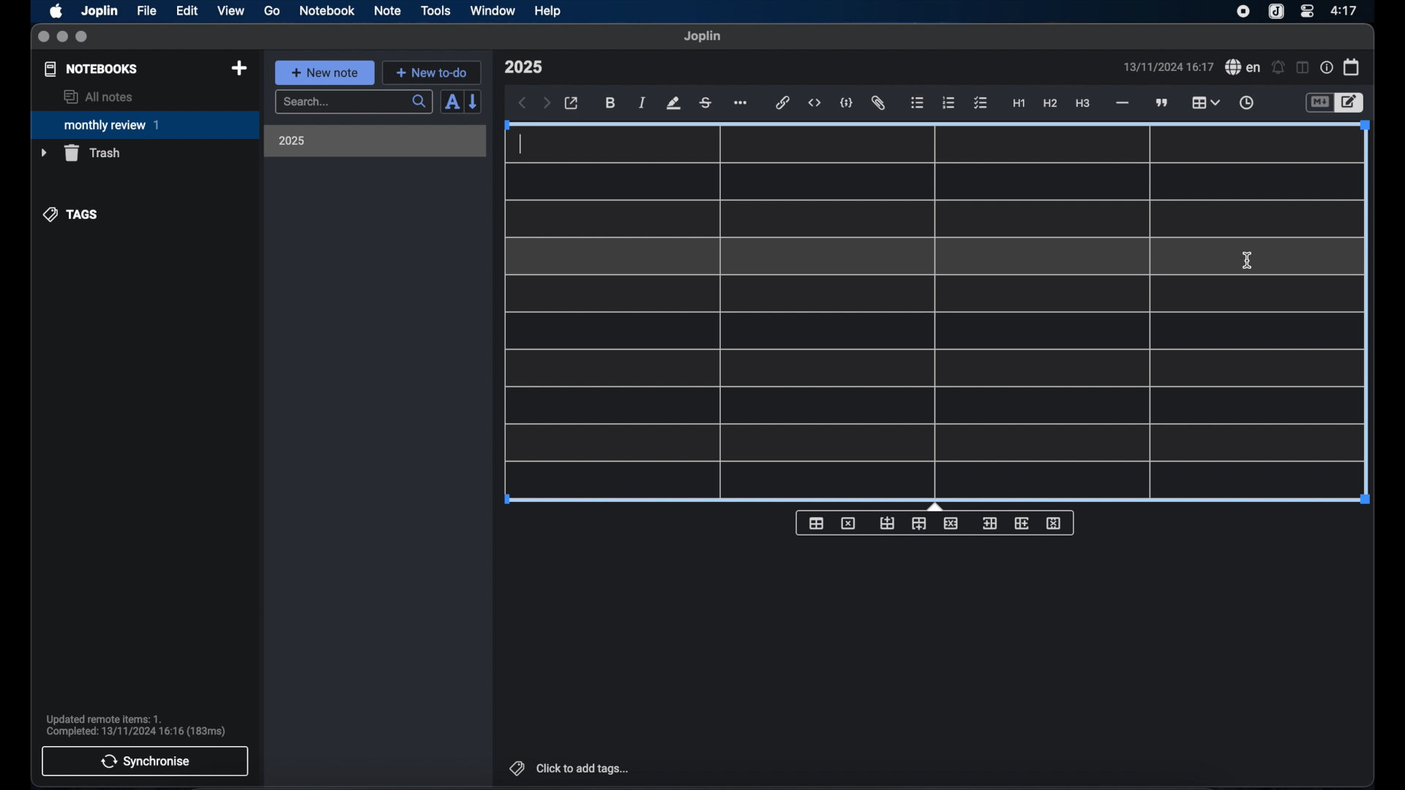  What do you see at coordinates (1019, 104) in the screenshot?
I see `heading 1` at bounding box center [1019, 104].